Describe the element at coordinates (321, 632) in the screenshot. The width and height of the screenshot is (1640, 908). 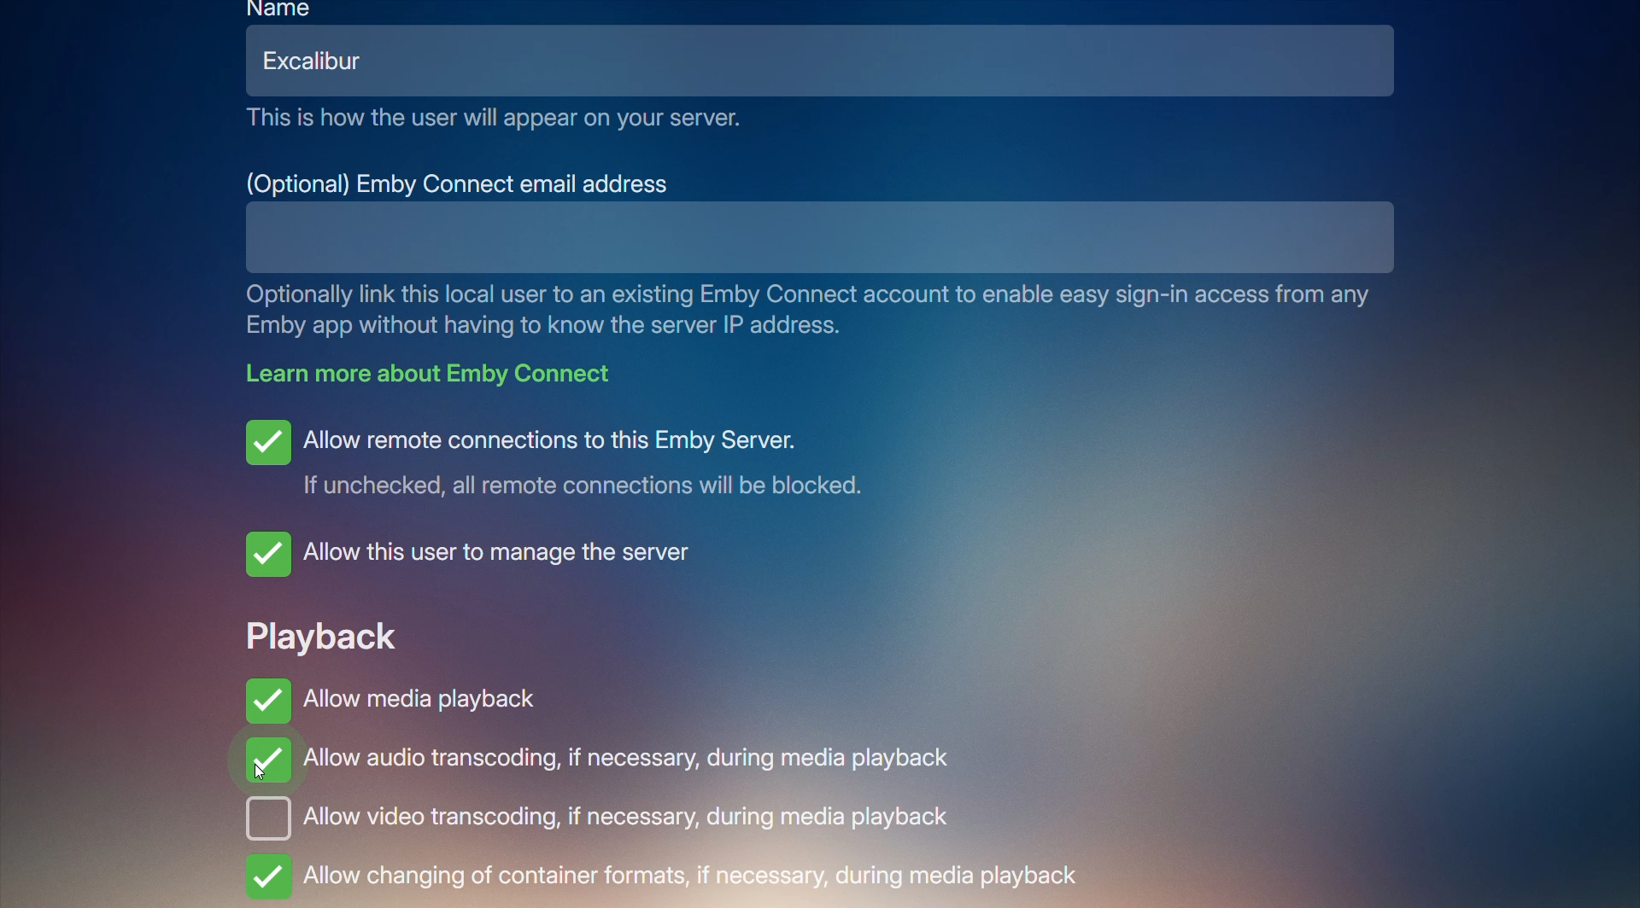
I see `Playback` at that location.